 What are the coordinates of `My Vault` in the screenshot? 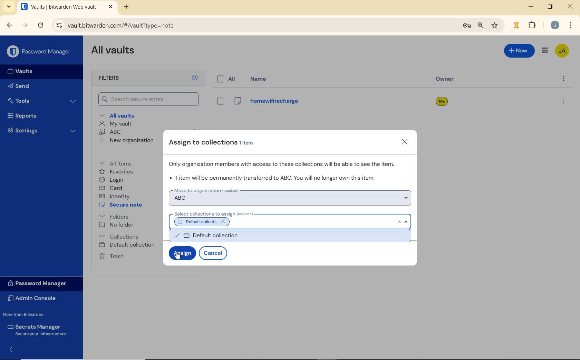 It's located at (115, 124).